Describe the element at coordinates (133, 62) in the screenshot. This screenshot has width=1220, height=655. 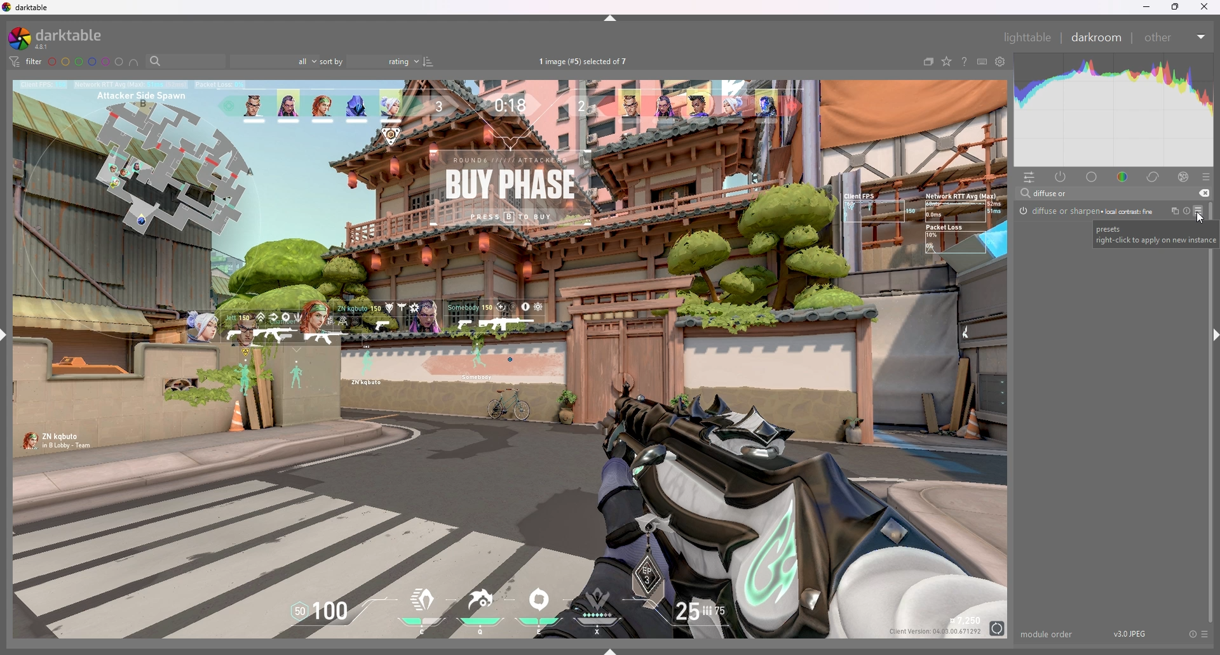
I see `include color labels` at that location.